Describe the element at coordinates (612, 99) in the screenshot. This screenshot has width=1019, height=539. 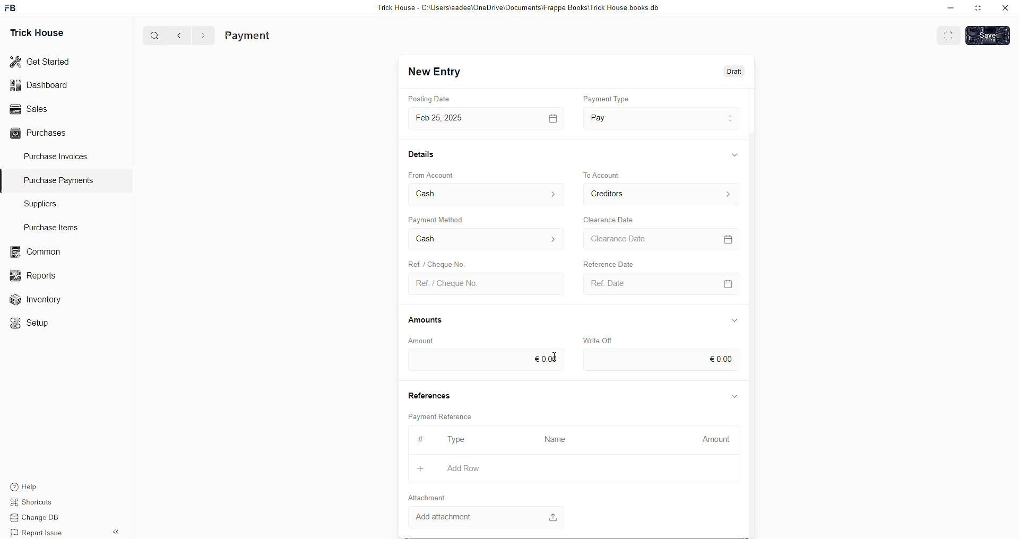
I see `payment type` at that location.